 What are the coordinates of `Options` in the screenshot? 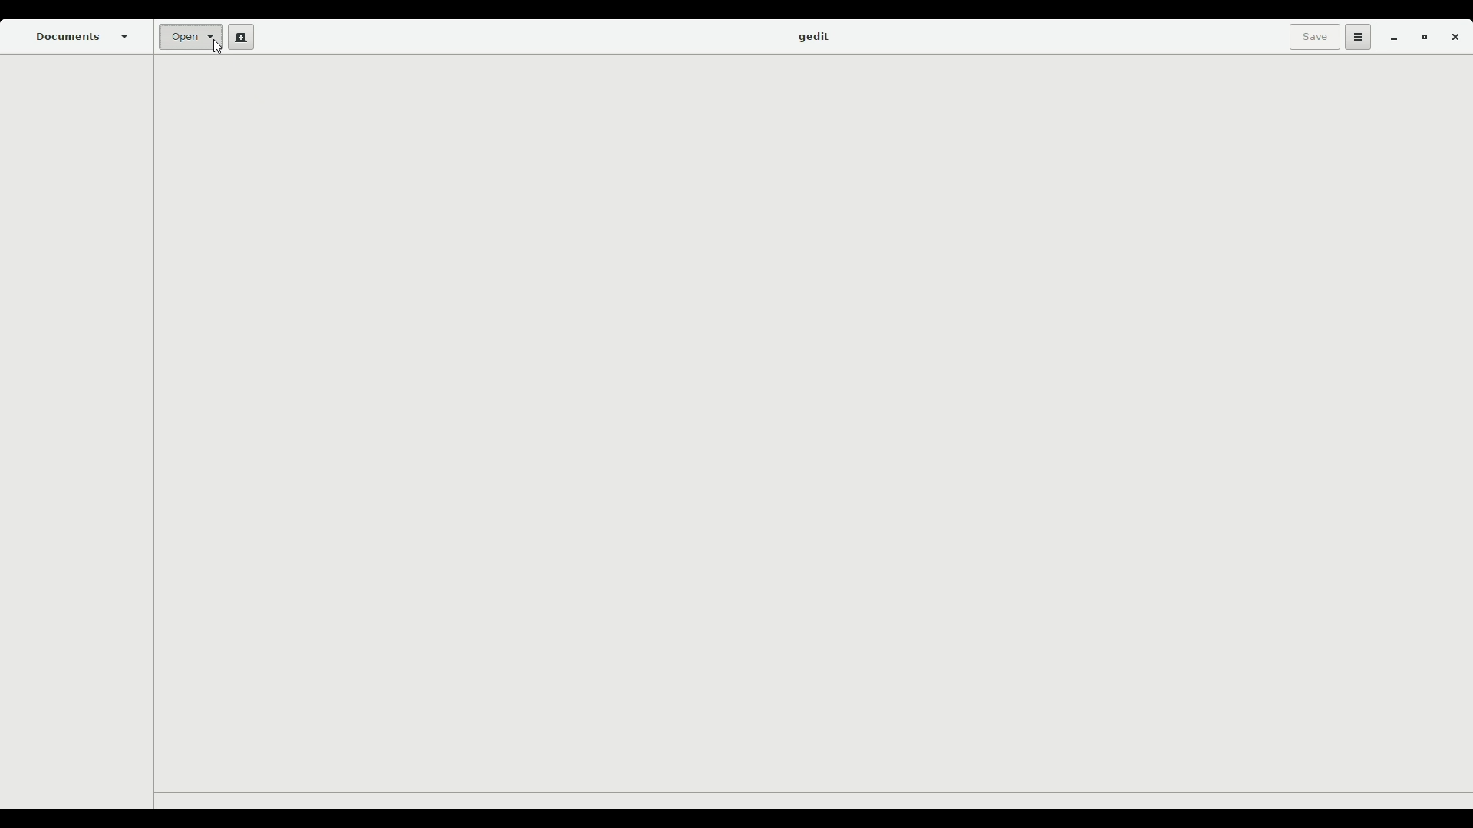 It's located at (1356, 37).